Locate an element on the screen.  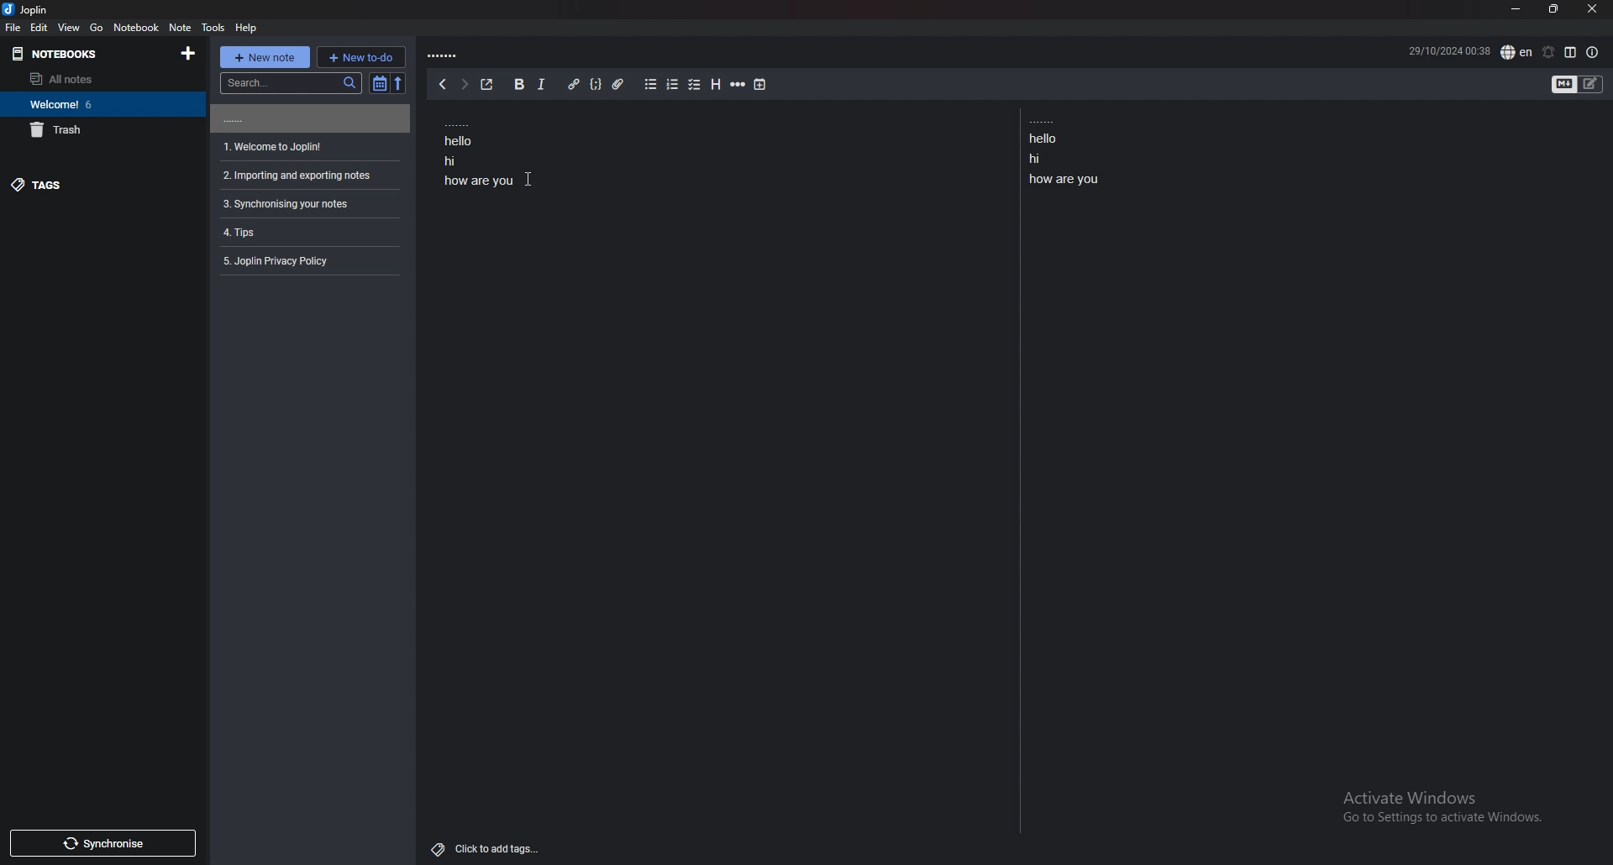
add hyperlink is located at coordinates (575, 84).